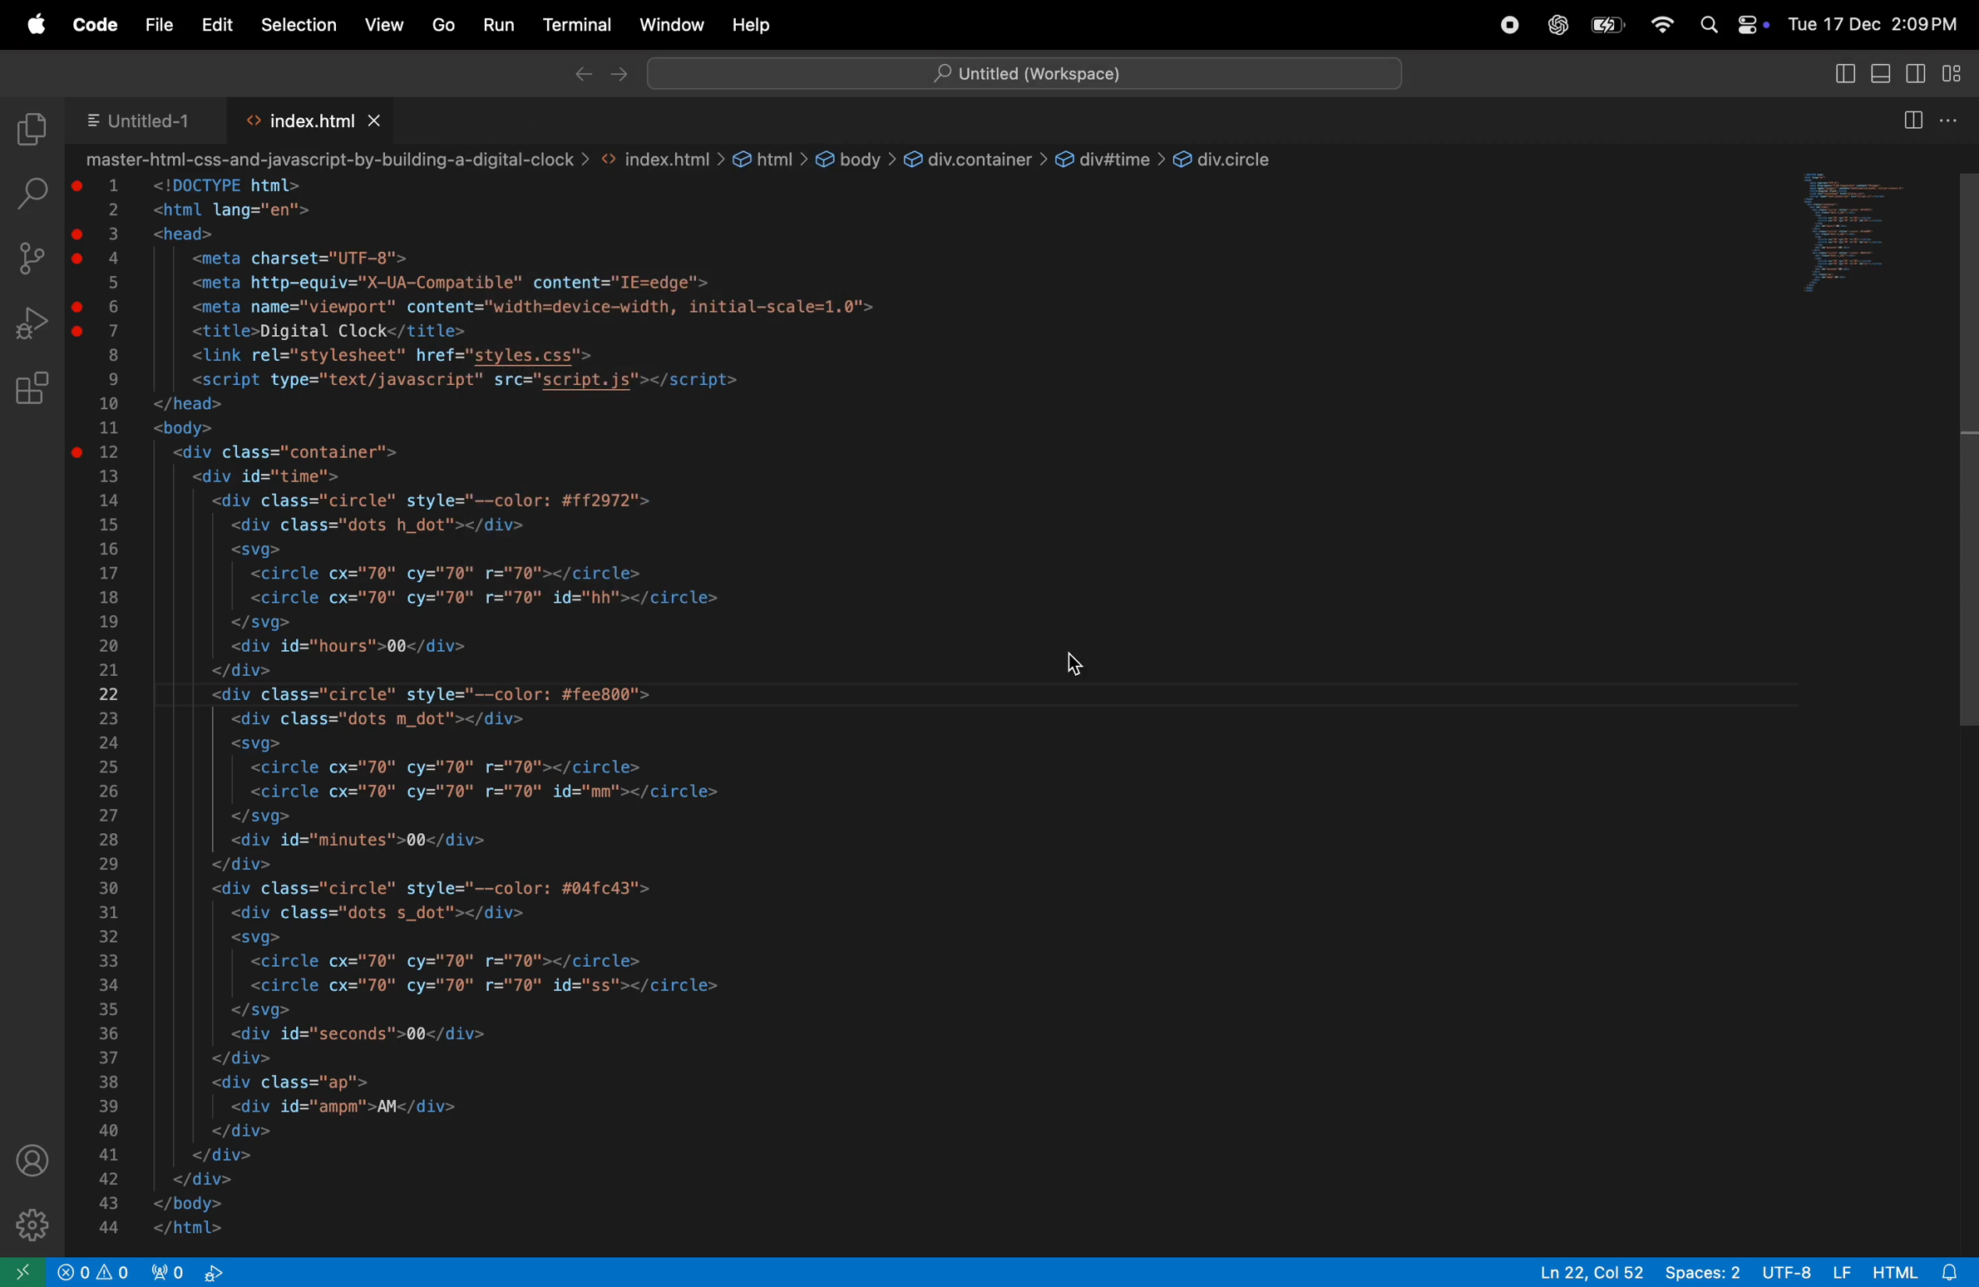 This screenshot has height=1287, width=1979. Describe the element at coordinates (1750, 25) in the screenshot. I see `apple widgets` at that location.